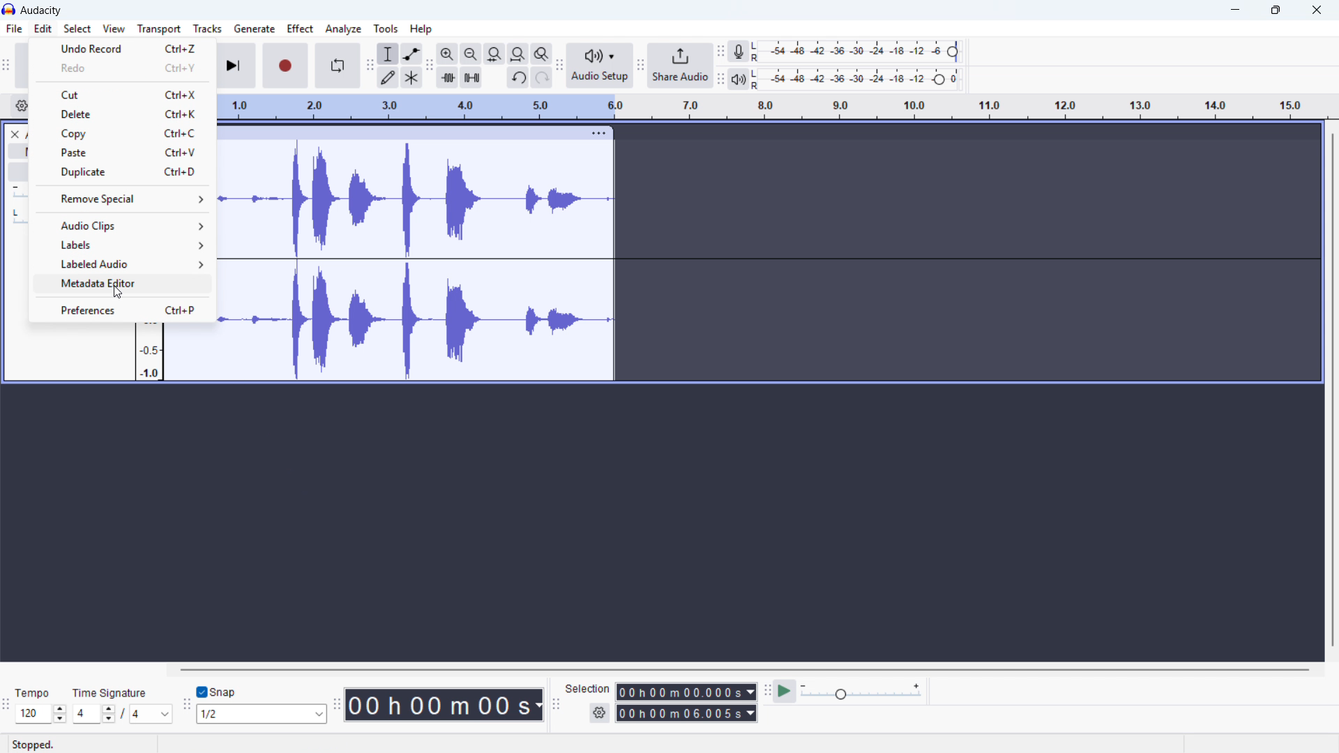  I want to click on playback meter, so click(739, 79).